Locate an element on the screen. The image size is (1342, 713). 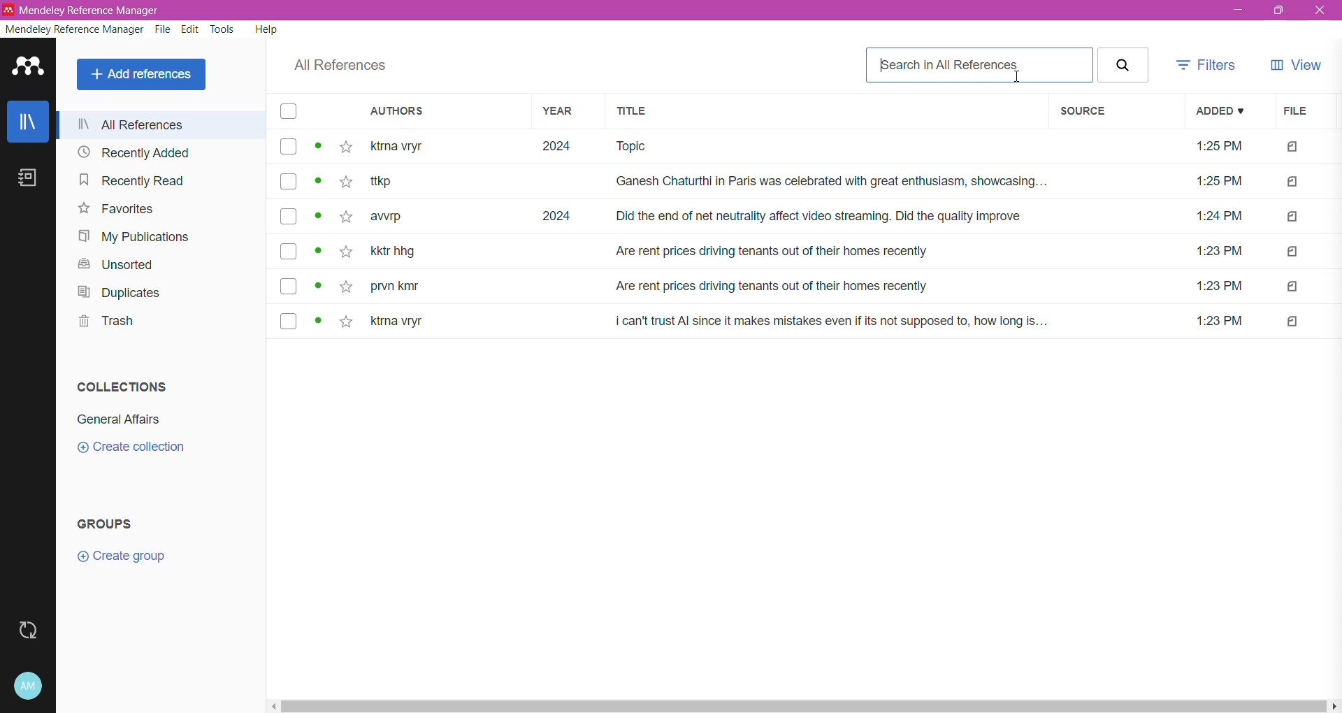
view status of the file is located at coordinates (319, 253).